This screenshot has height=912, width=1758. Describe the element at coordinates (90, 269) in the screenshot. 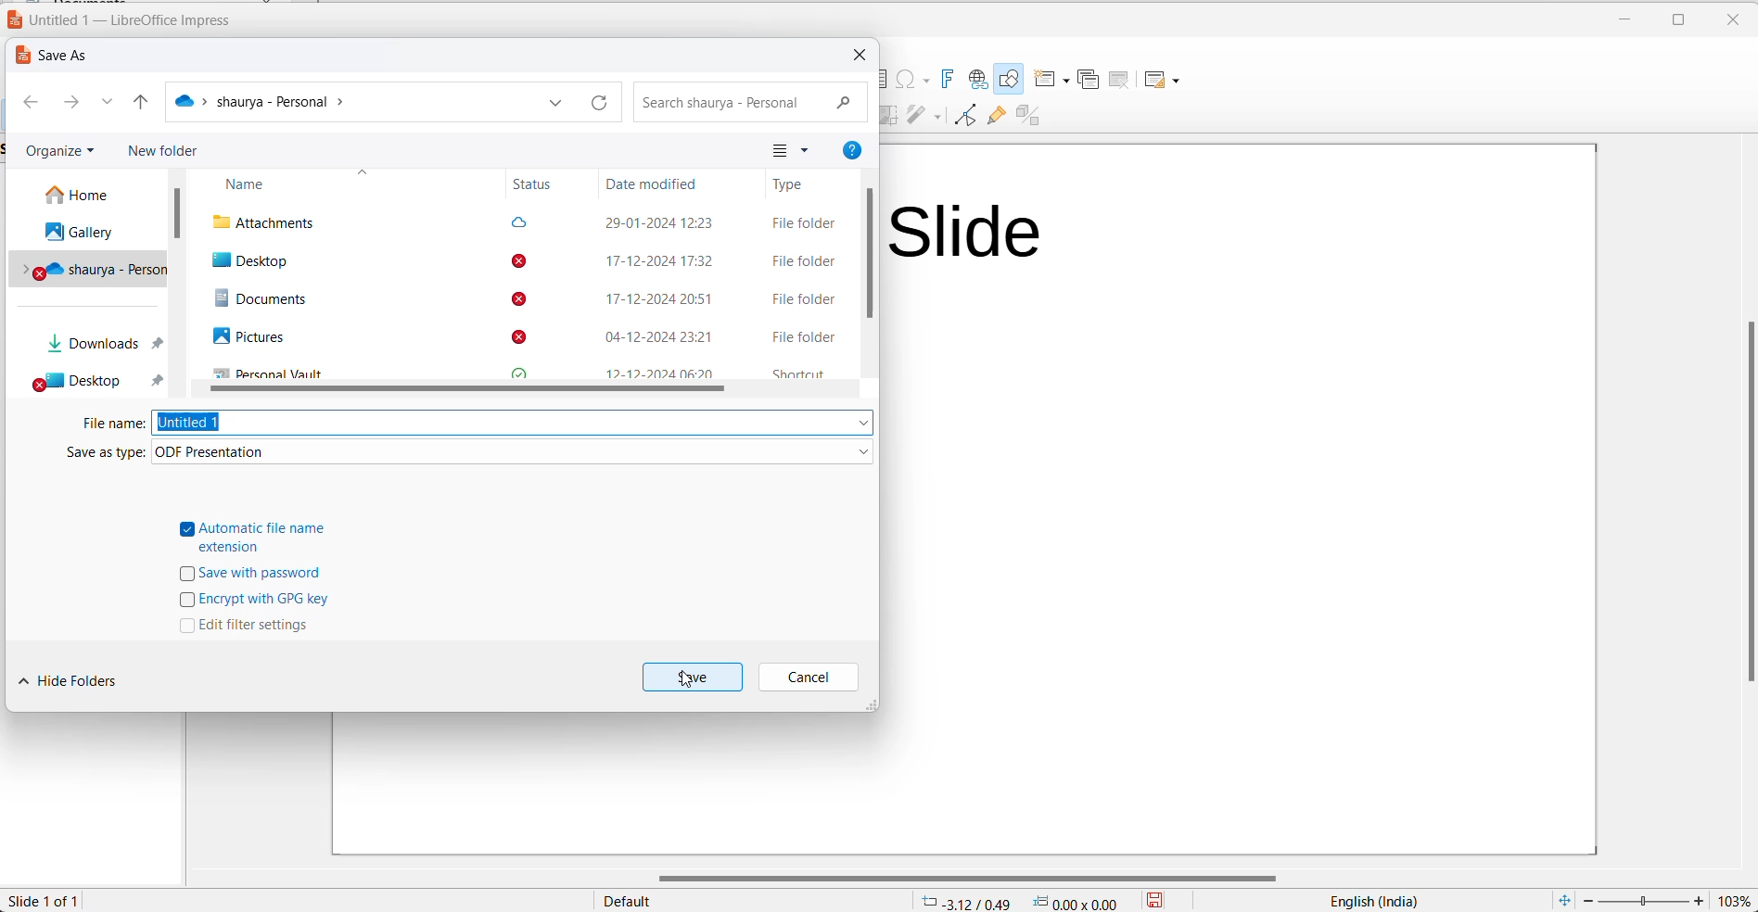

I see `personal drive` at that location.